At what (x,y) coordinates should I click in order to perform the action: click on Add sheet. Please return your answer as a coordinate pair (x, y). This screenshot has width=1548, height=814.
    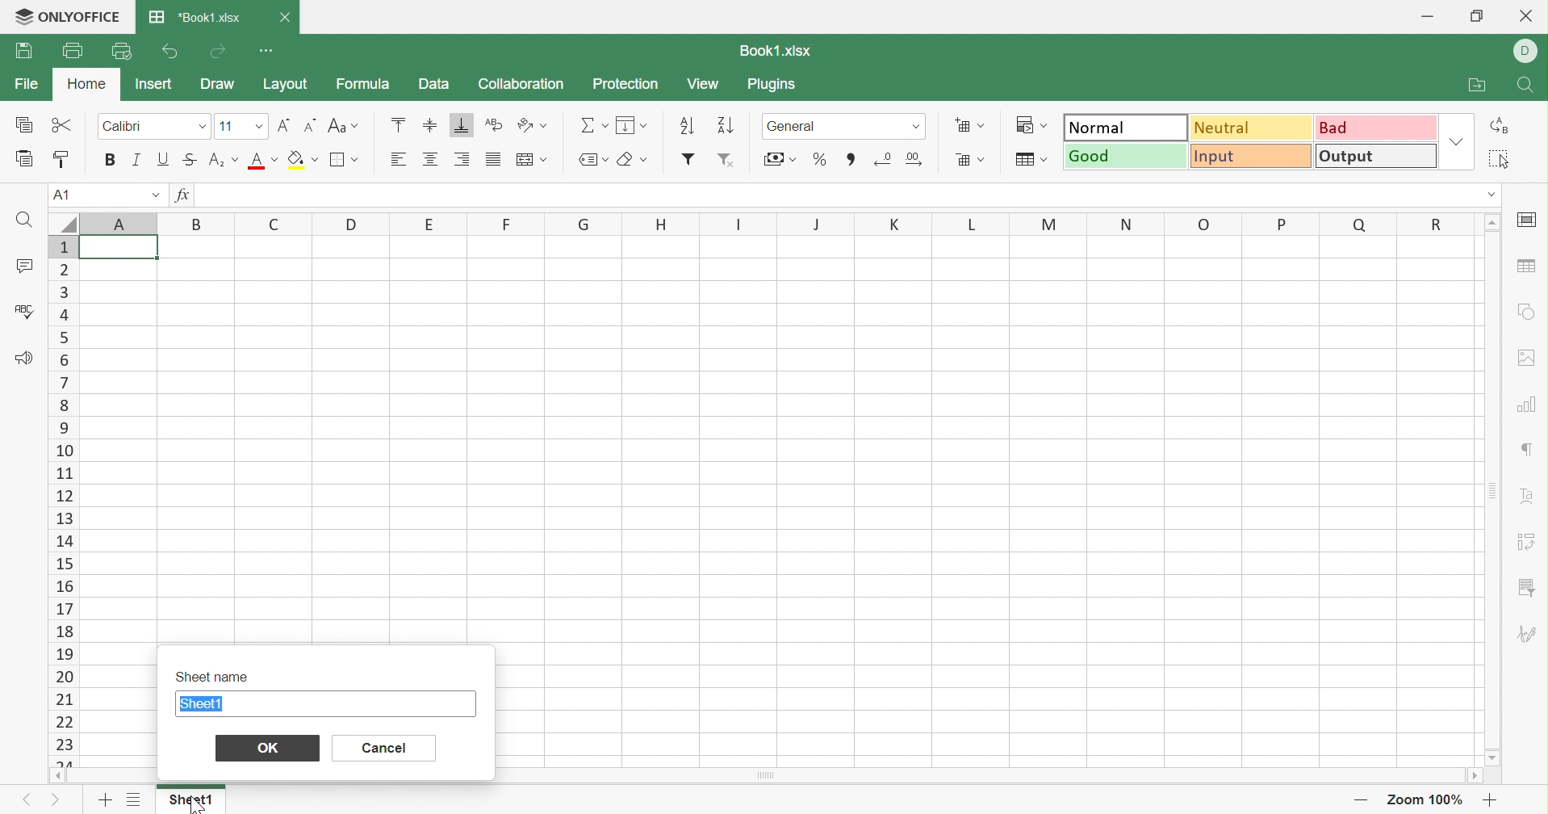
    Looking at the image, I should click on (105, 799).